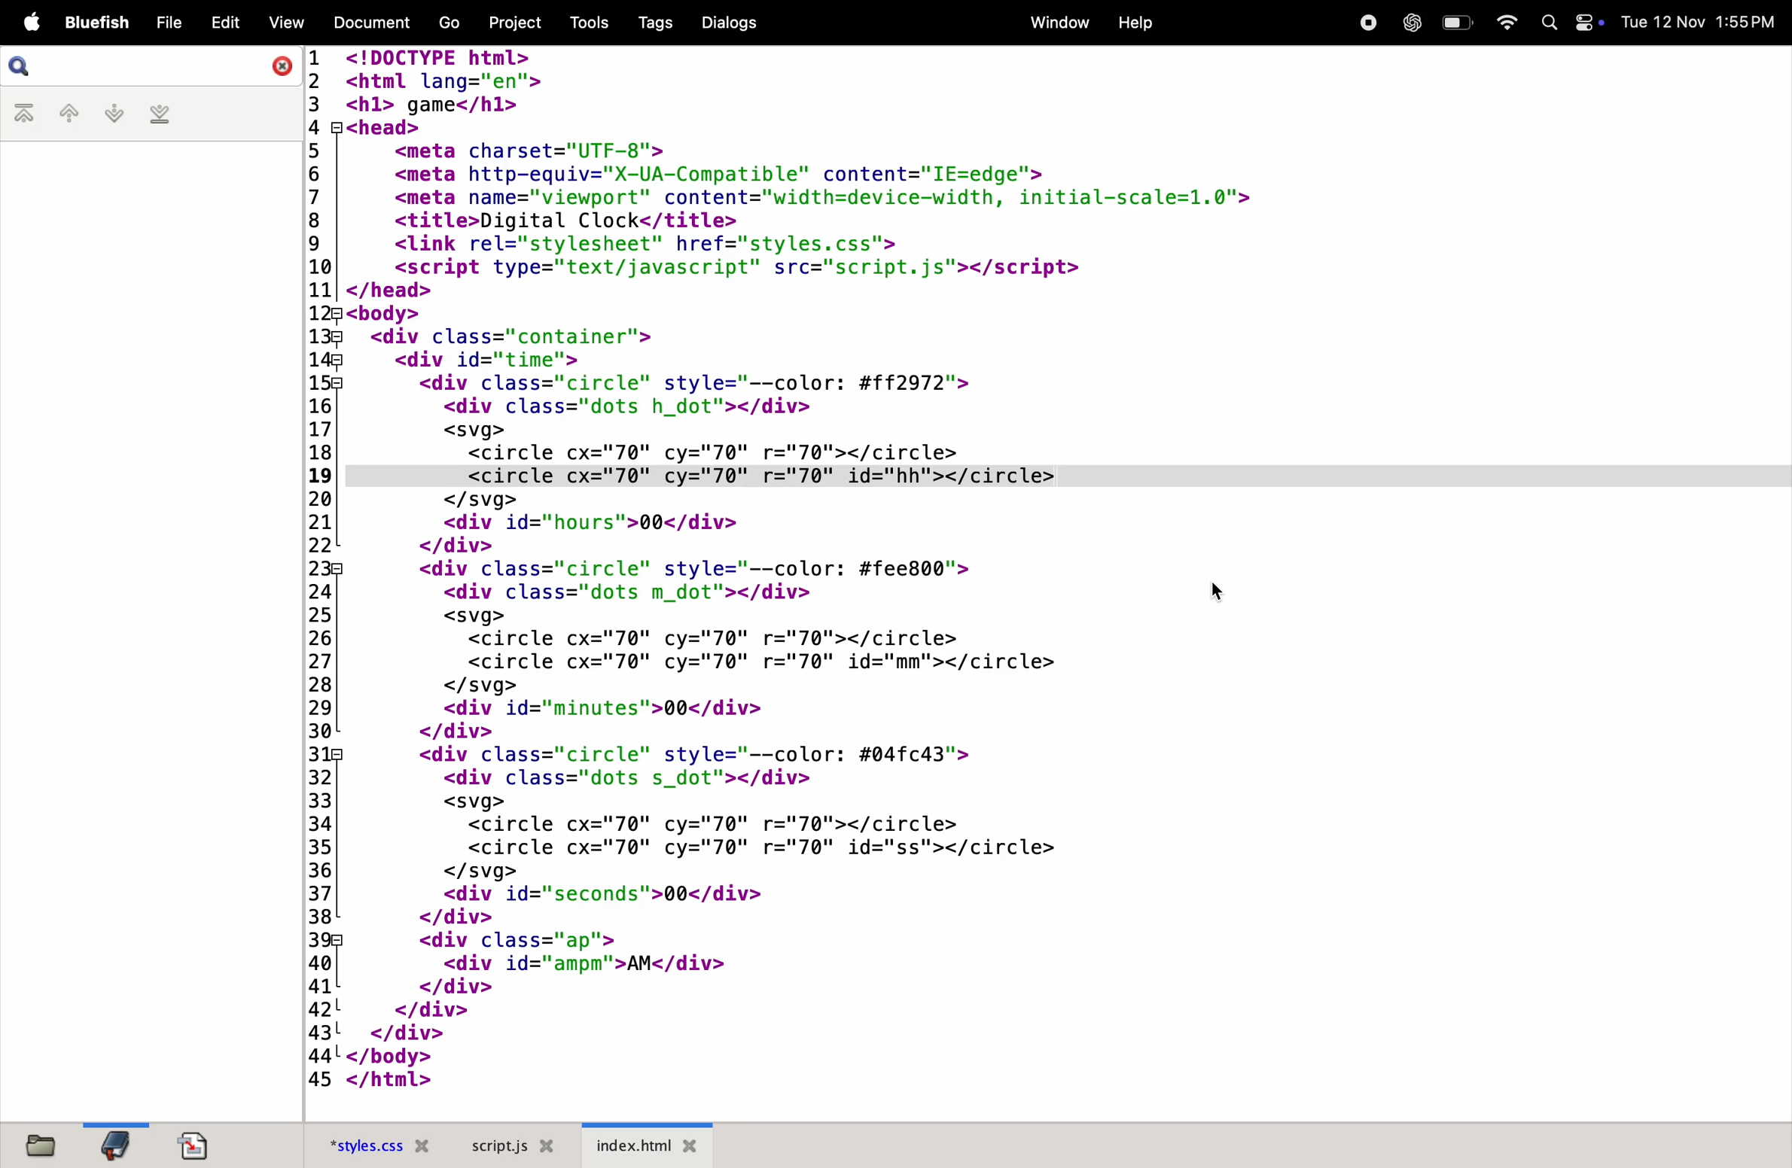  I want to click on cursor, so click(1221, 590).